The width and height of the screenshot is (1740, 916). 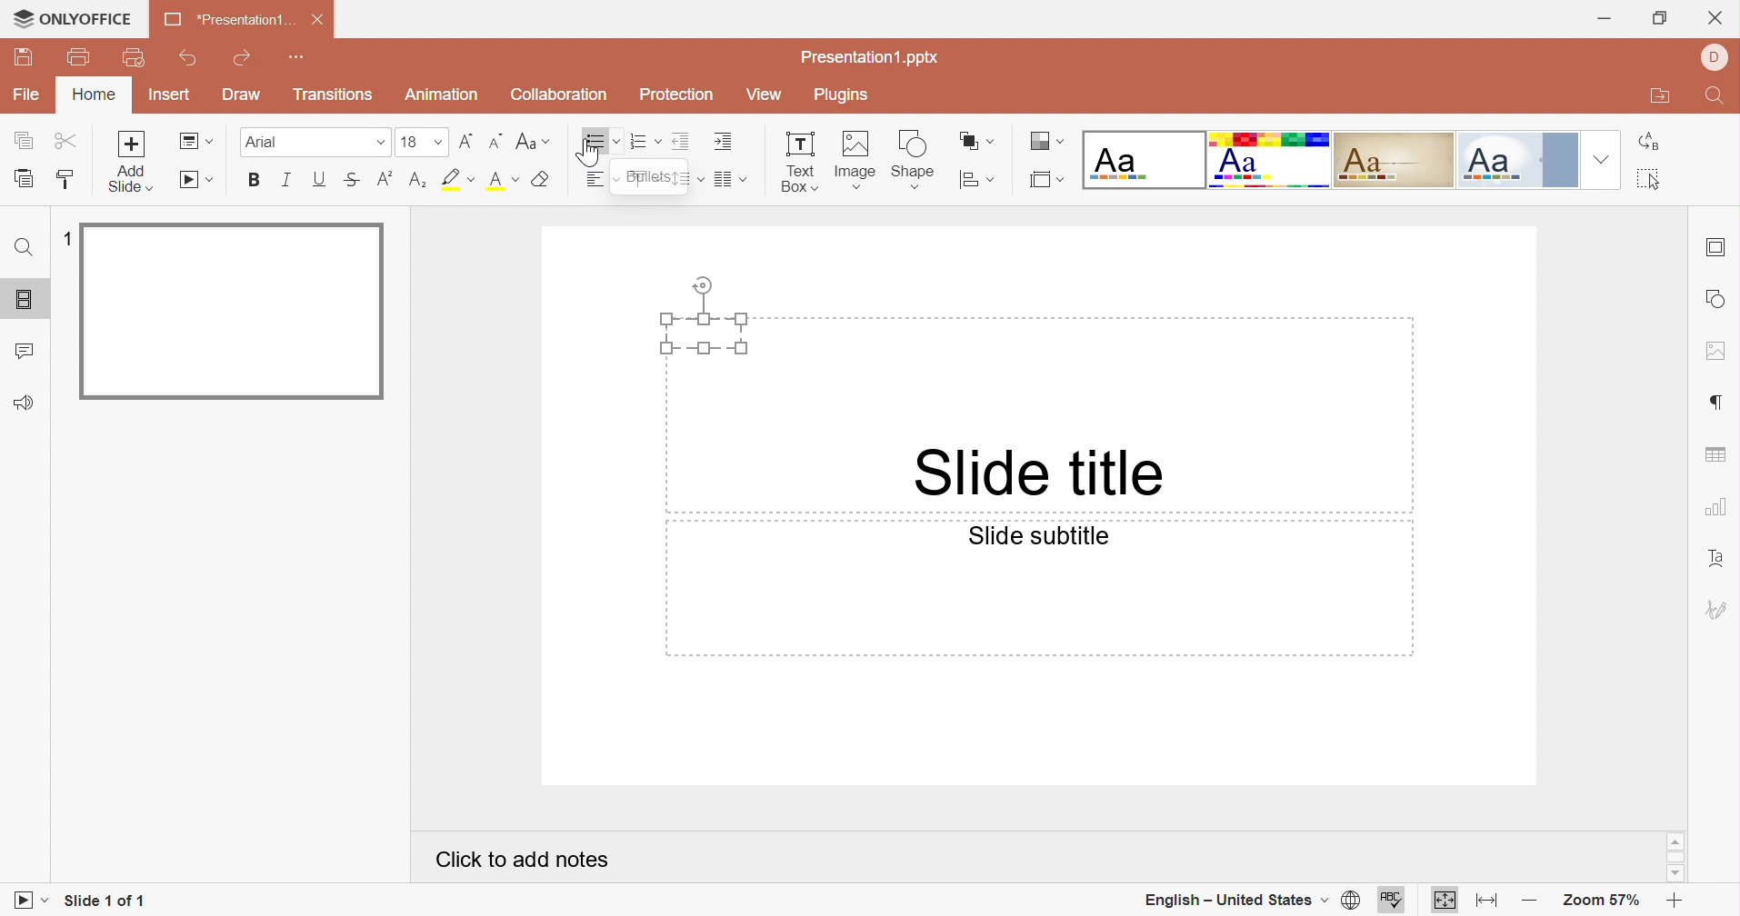 I want to click on set document language, so click(x=1347, y=901).